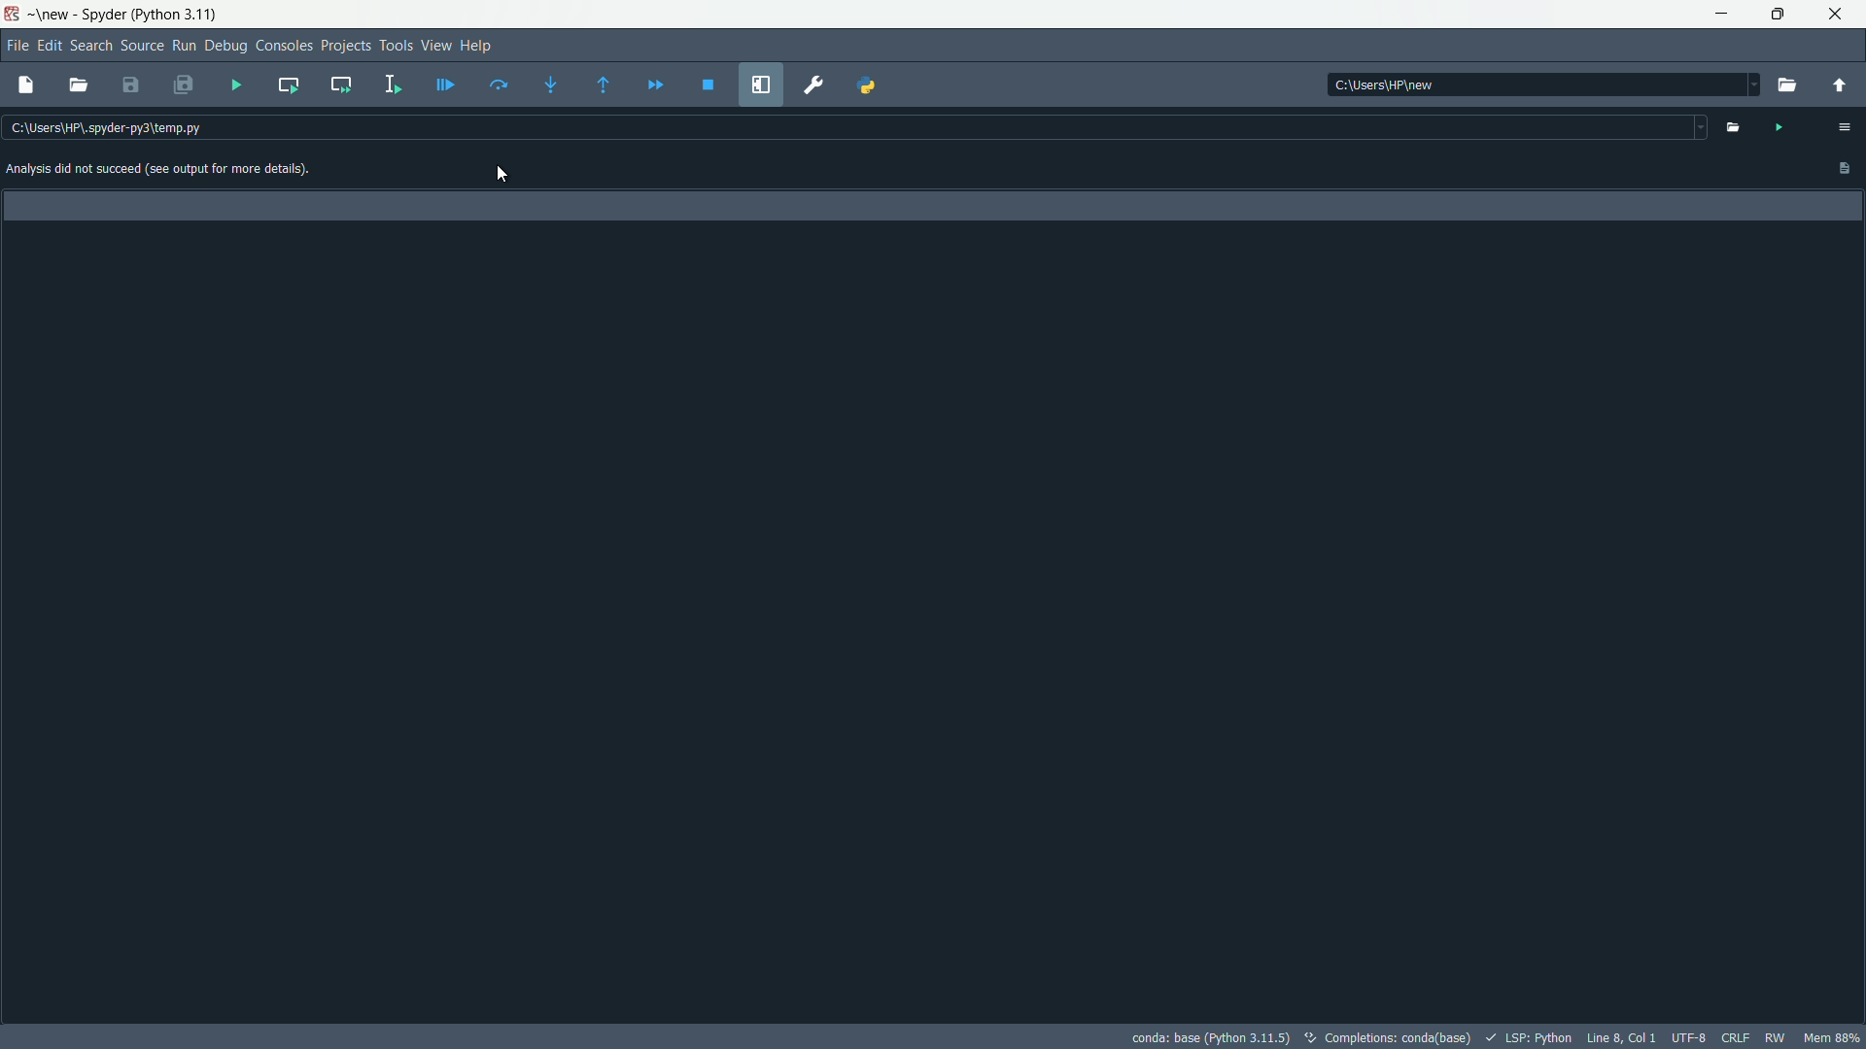  I want to click on browse directory, so click(1789, 85).